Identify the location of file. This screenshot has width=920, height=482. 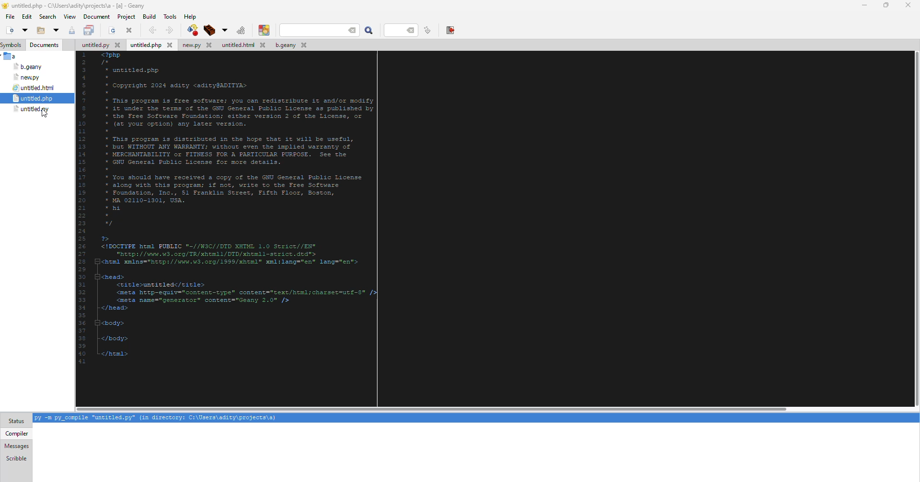
(9, 16).